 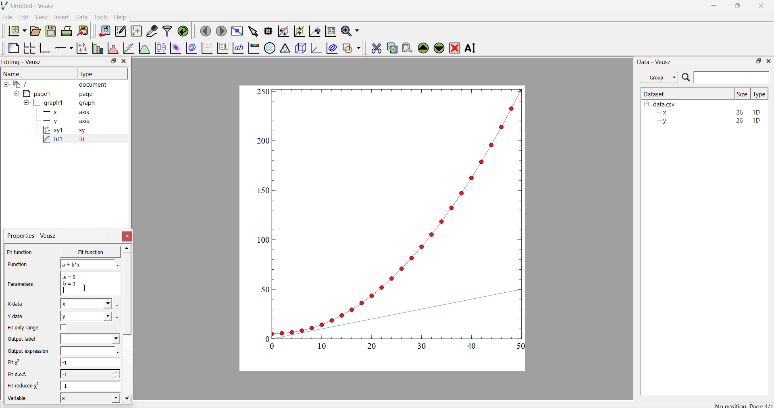 What do you see at coordinates (90, 339) in the screenshot?
I see `Dropdown` at bounding box center [90, 339].